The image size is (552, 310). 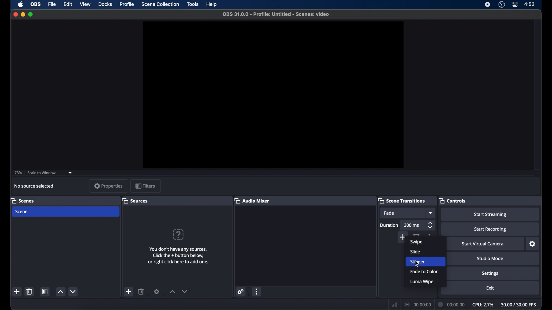 What do you see at coordinates (36, 4) in the screenshot?
I see `obs` at bounding box center [36, 4].